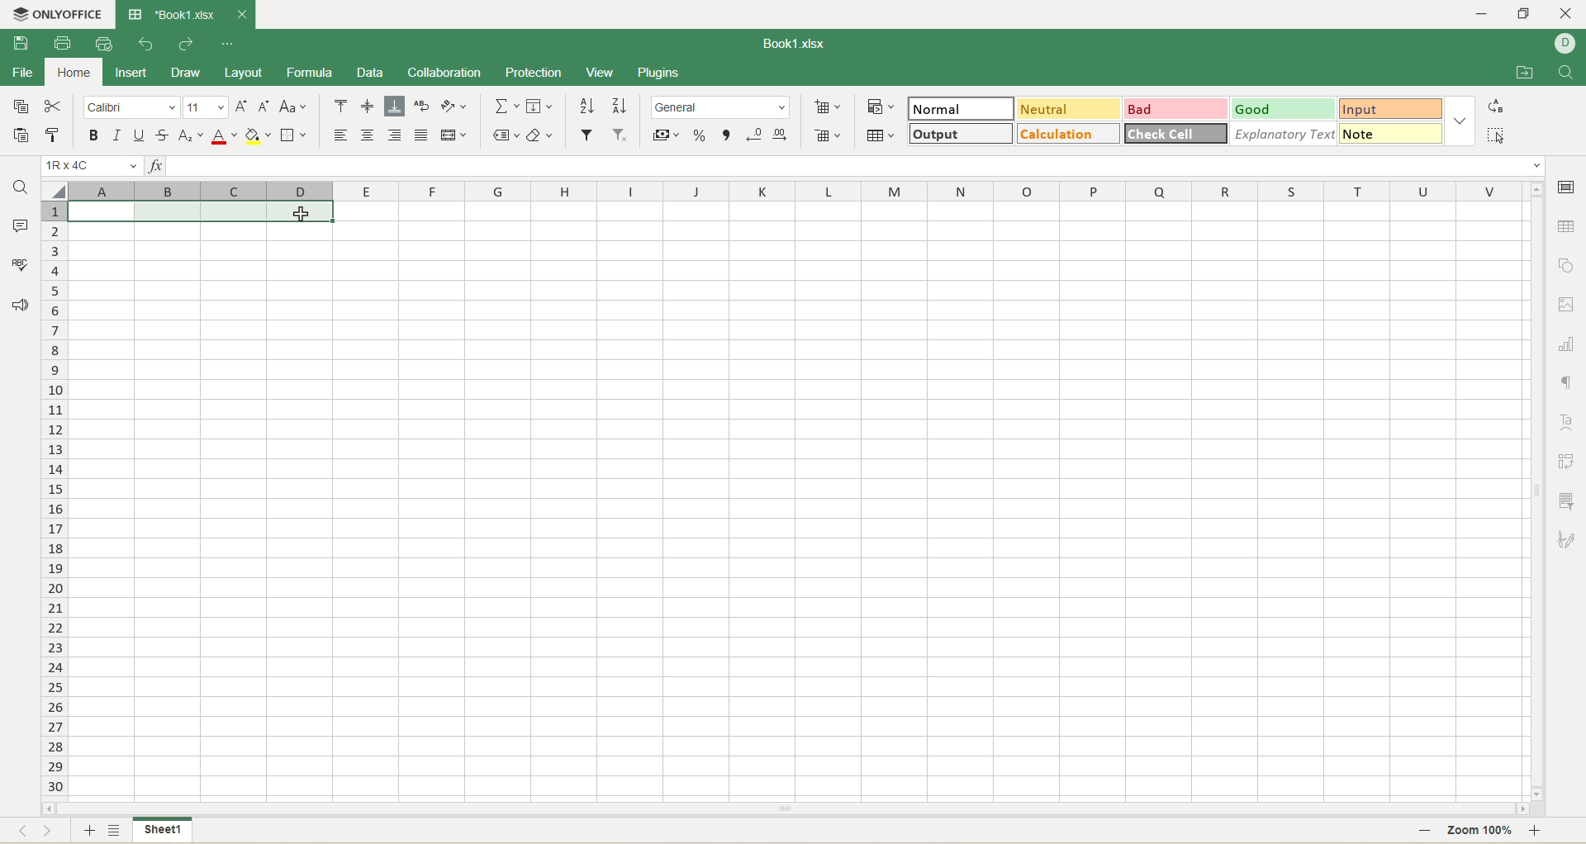  Describe the element at coordinates (394, 107) in the screenshot. I see `align bottom` at that location.